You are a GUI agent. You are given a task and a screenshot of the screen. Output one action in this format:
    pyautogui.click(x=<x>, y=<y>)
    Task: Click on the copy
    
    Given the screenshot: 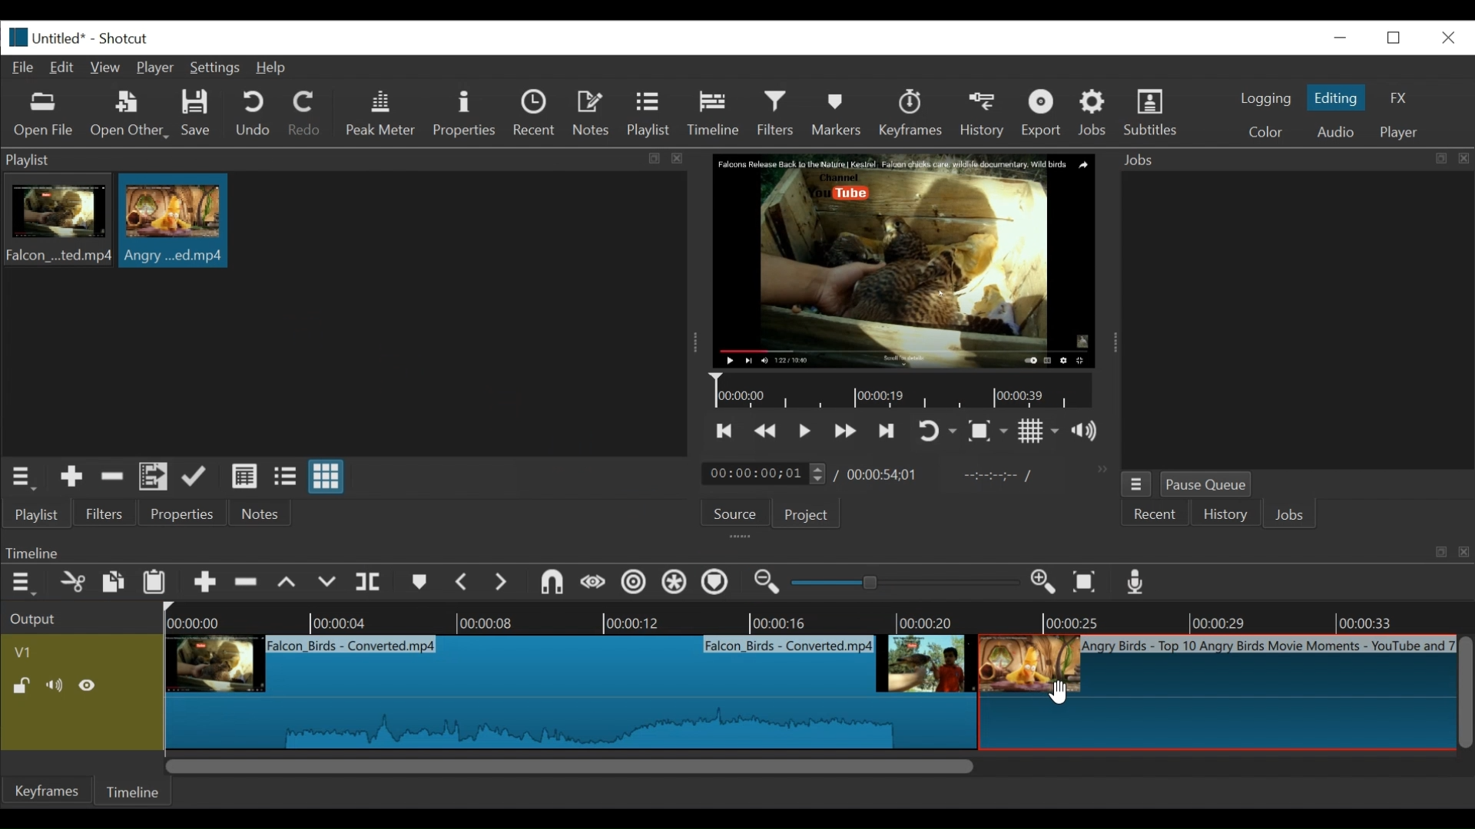 What is the action you would take?
    pyautogui.click(x=114, y=584)
    